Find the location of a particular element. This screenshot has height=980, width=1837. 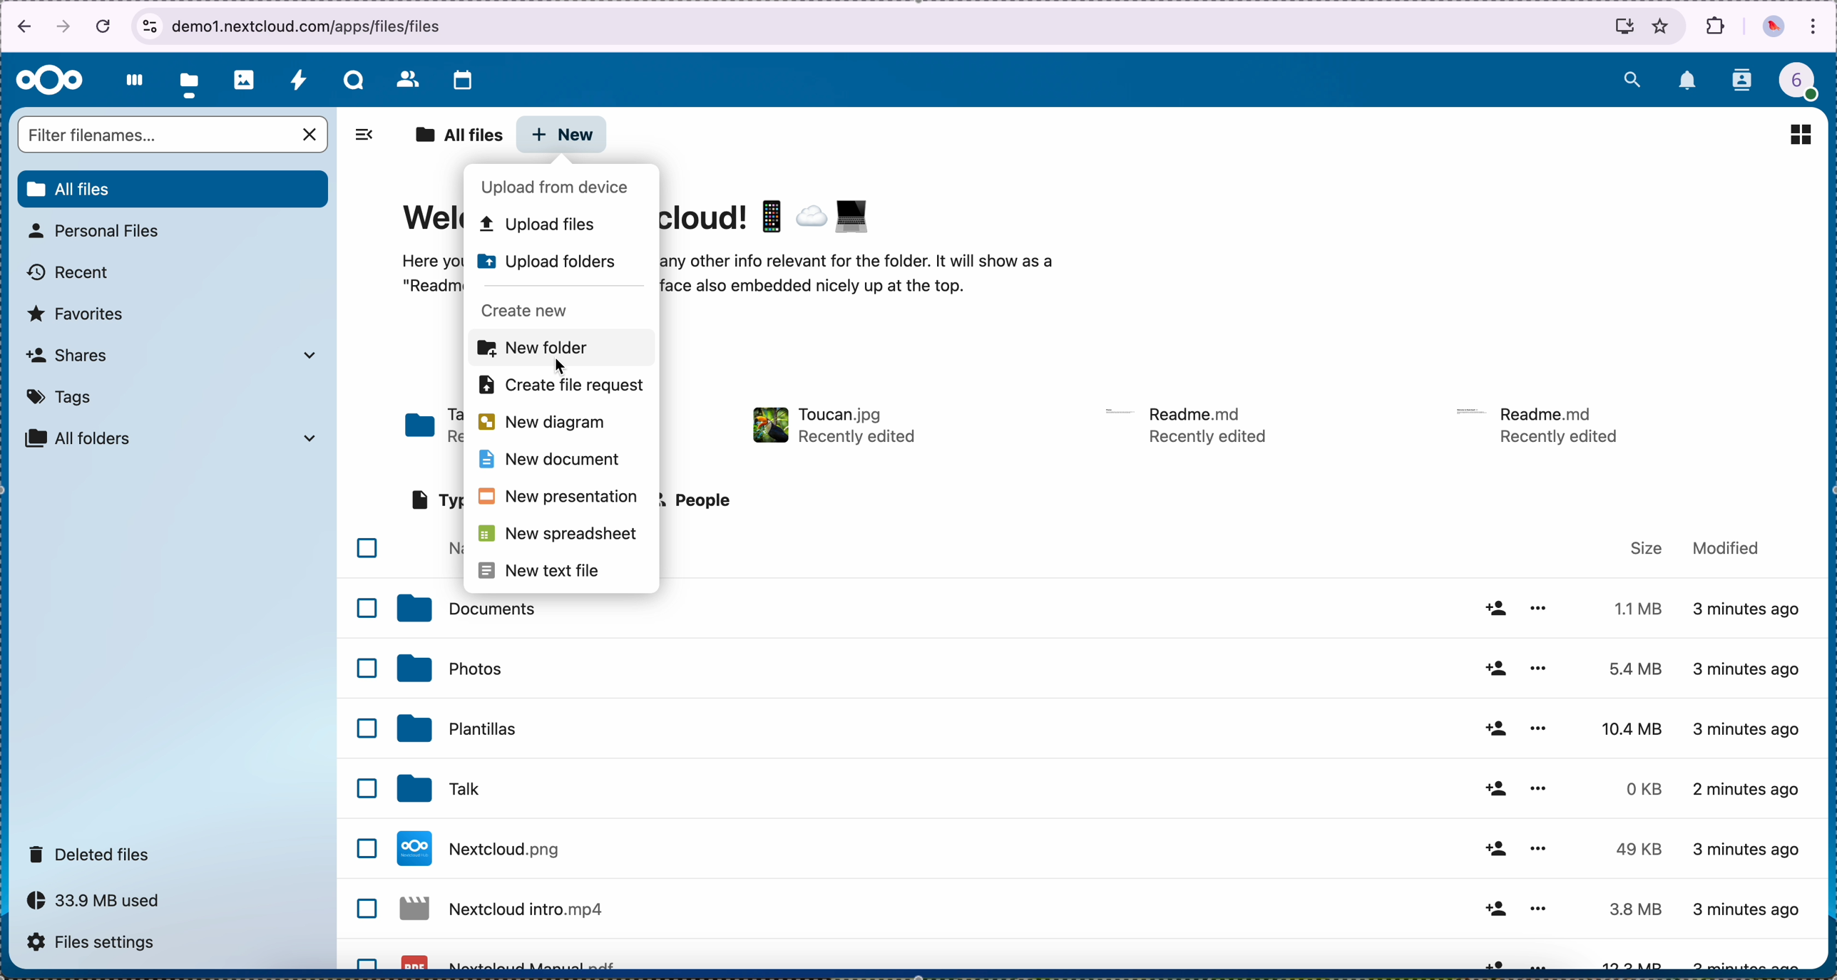

view site information is located at coordinates (149, 26).